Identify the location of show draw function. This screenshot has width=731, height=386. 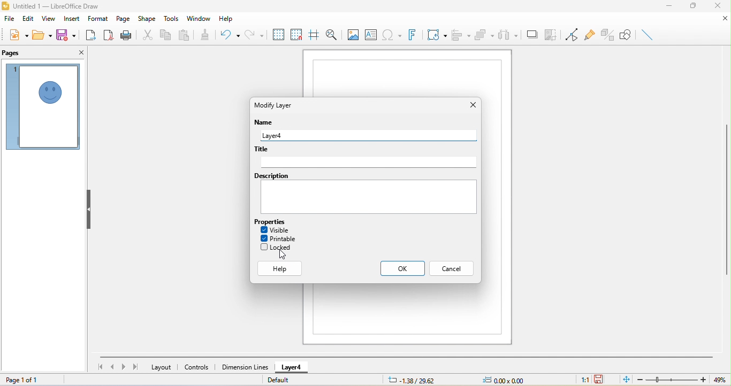
(625, 35).